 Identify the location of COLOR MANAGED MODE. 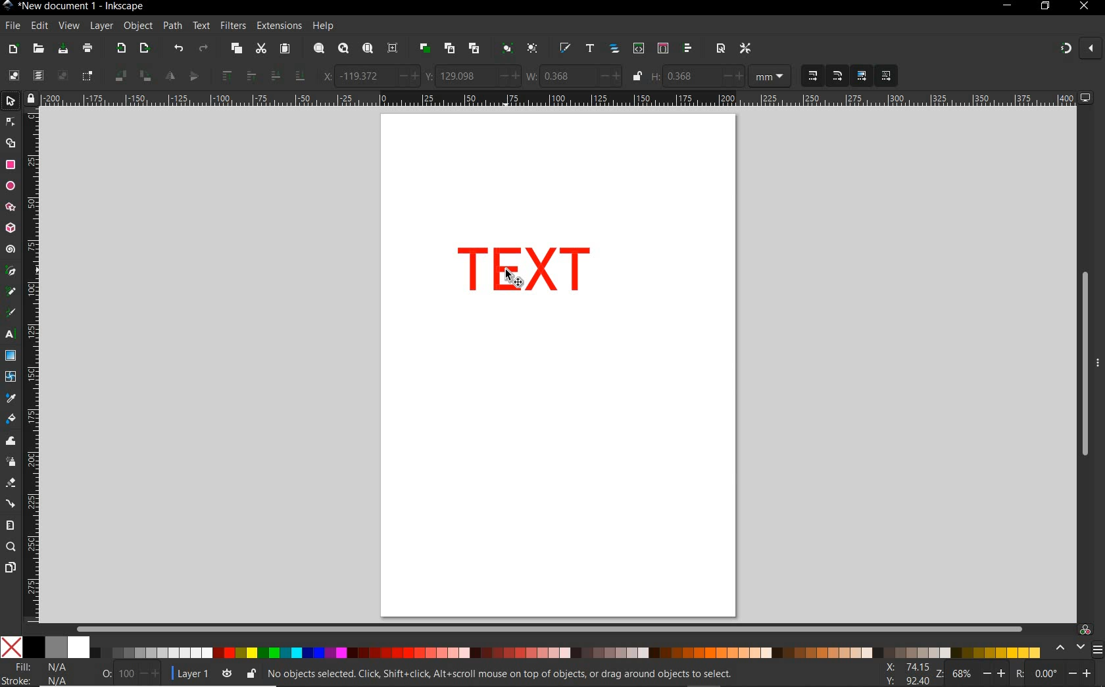
(1077, 640).